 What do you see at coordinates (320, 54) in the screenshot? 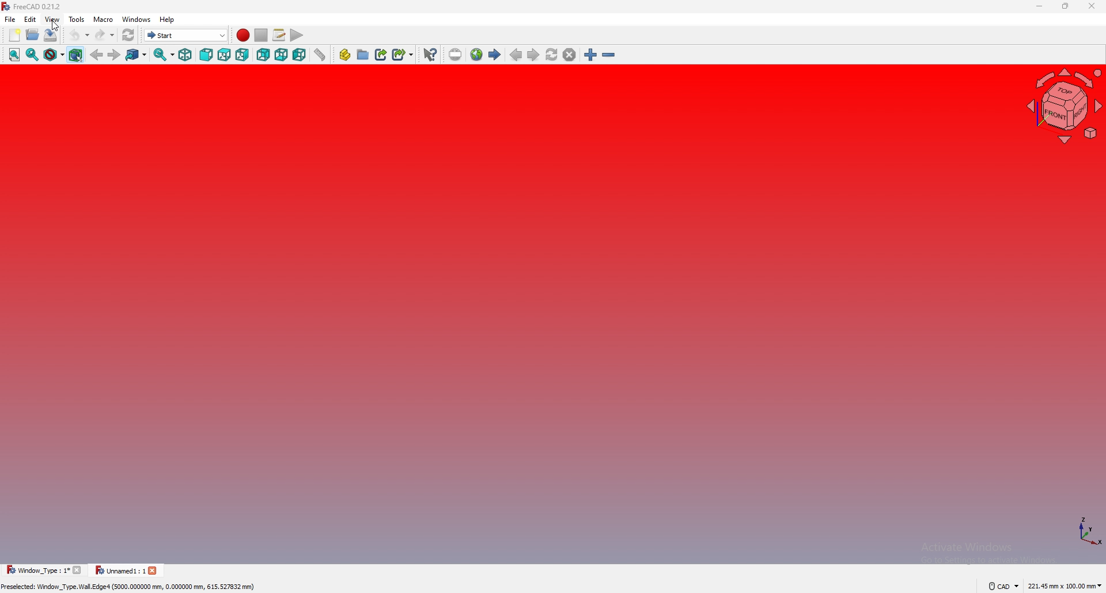
I see `measure distance` at bounding box center [320, 54].